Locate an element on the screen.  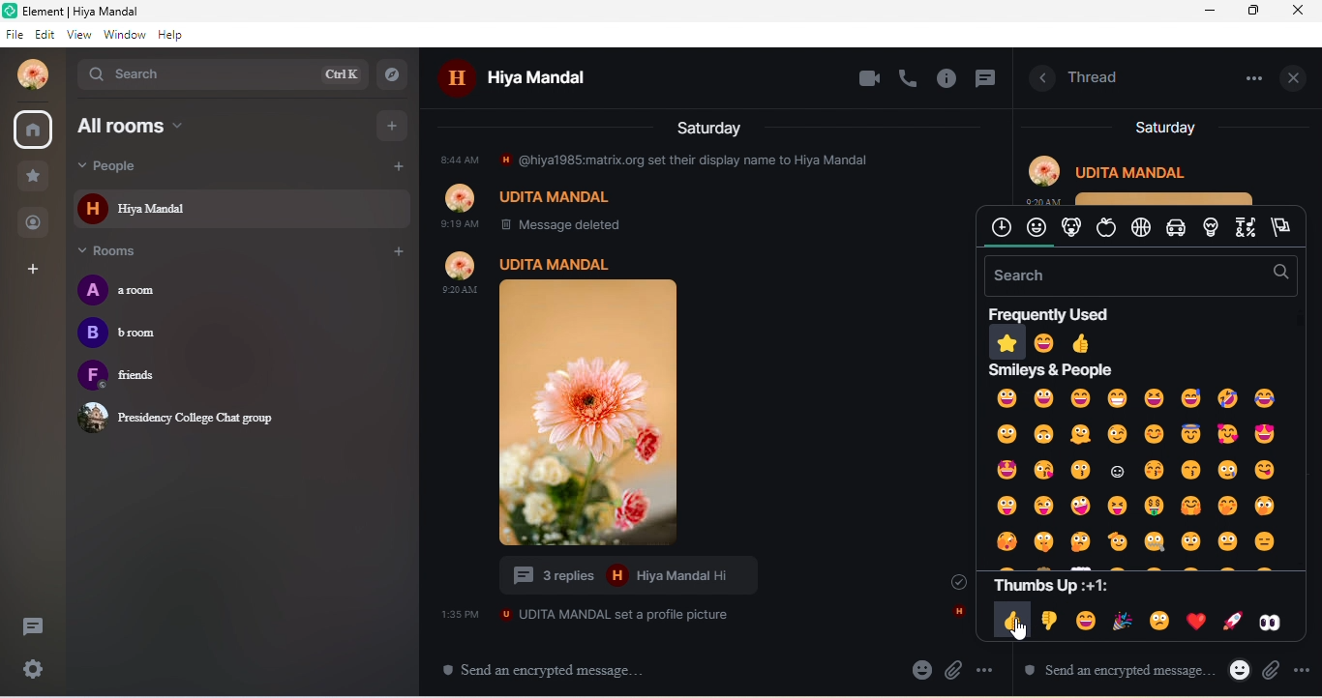
room information is located at coordinates (1037, 79).